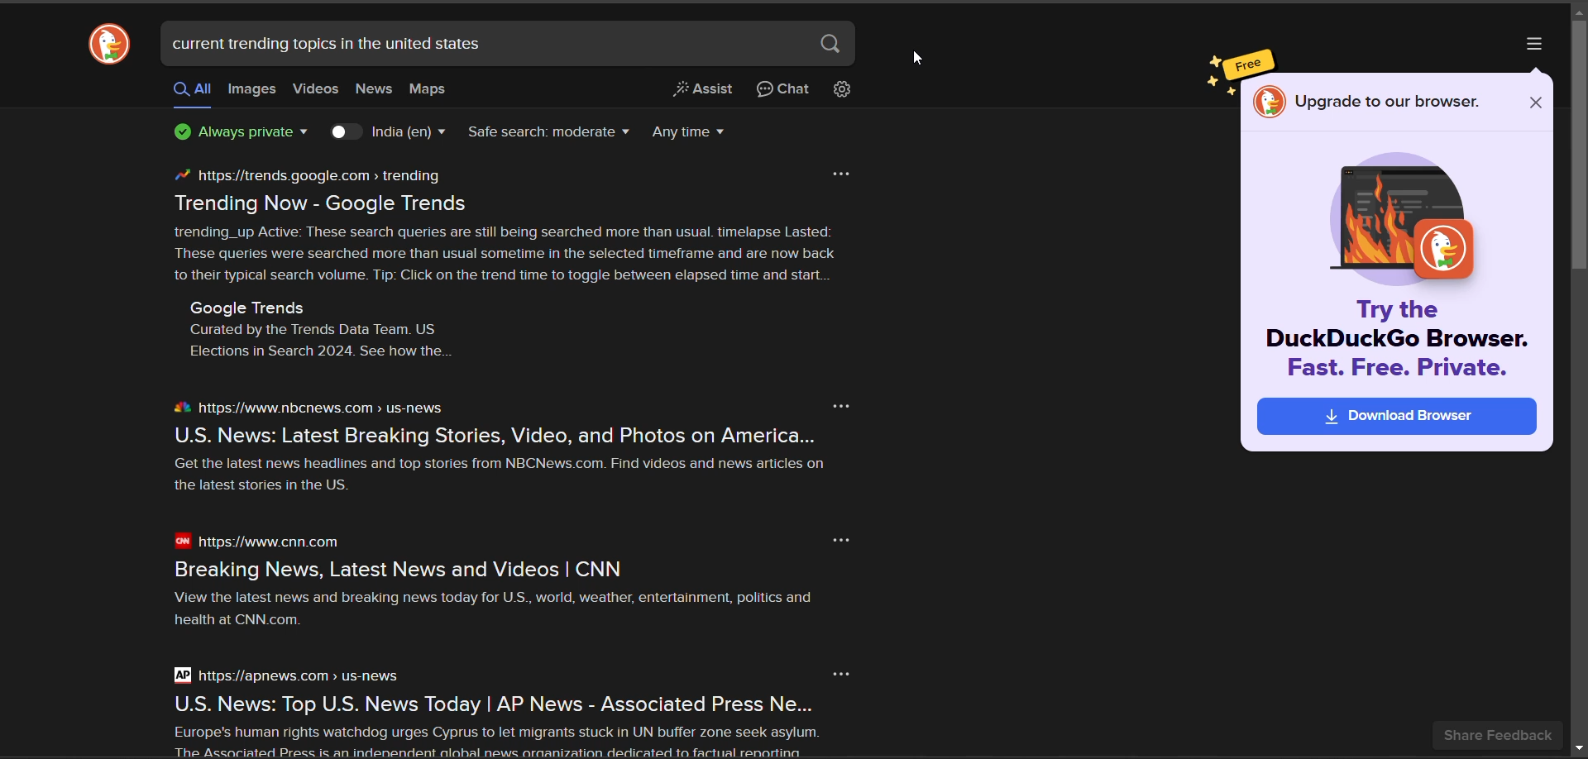 This screenshot has width=1588, height=759. What do you see at coordinates (400, 569) in the screenshot?
I see `Breaking News, Latest News and Videos | CNN` at bounding box center [400, 569].